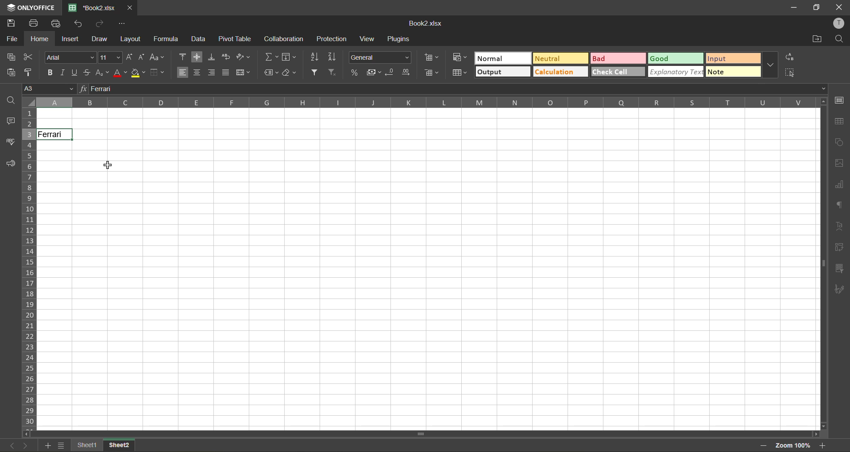 The width and height of the screenshot is (850, 452). I want to click on collaboration, so click(282, 39).